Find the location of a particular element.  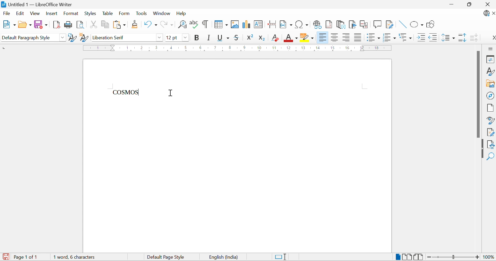

Copy is located at coordinates (104, 25).